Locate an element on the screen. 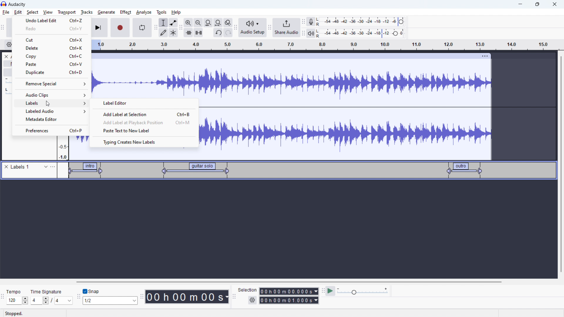 The height and width of the screenshot is (317, 564). zoom in is located at coordinates (188, 23).